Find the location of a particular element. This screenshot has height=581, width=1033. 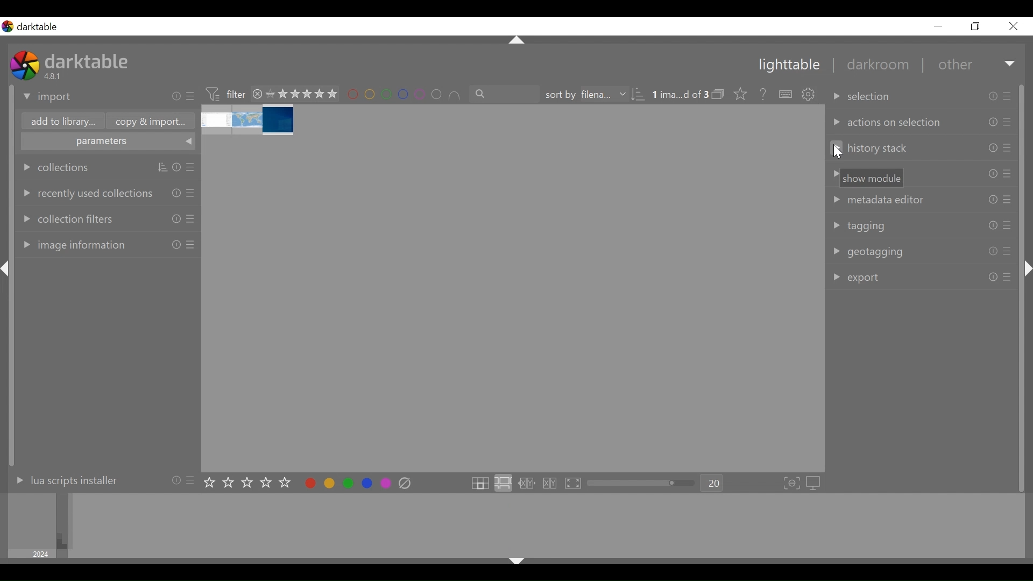

info is located at coordinates (176, 168).